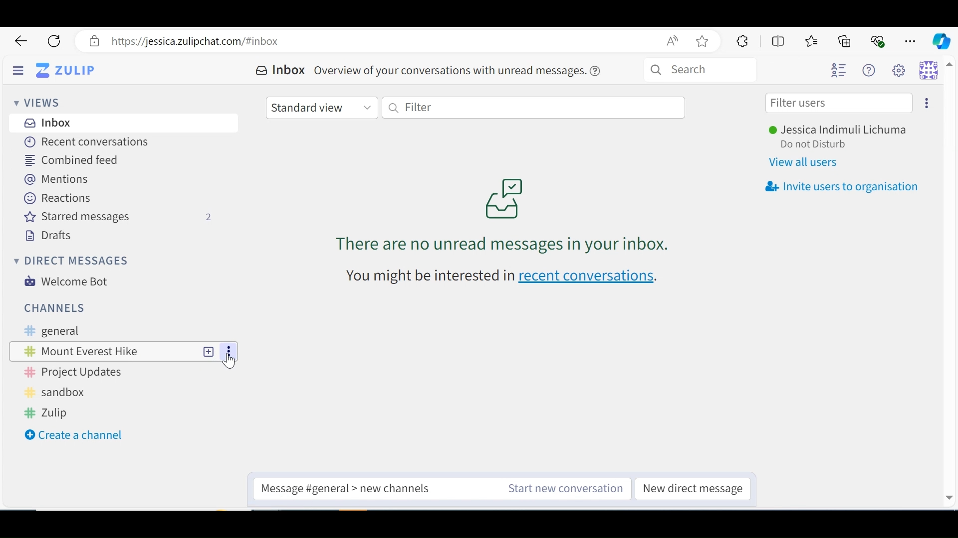  Describe the element at coordinates (73, 435) in the screenshot. I see `Create a new Channel` at that location.